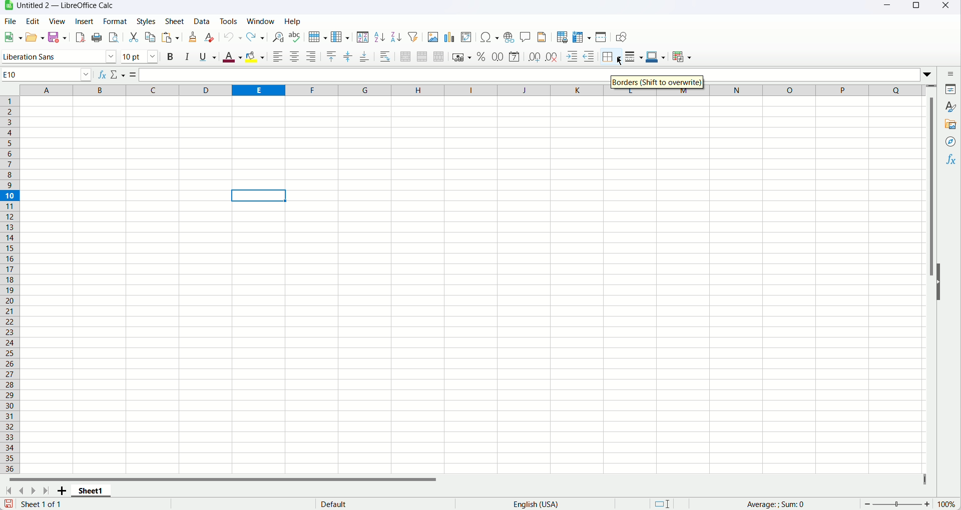 The width and height of the screenshot is (961, 510). Describe the element at coordinates (412, 36) in the screenshot. I see `Autofilter` at that location.